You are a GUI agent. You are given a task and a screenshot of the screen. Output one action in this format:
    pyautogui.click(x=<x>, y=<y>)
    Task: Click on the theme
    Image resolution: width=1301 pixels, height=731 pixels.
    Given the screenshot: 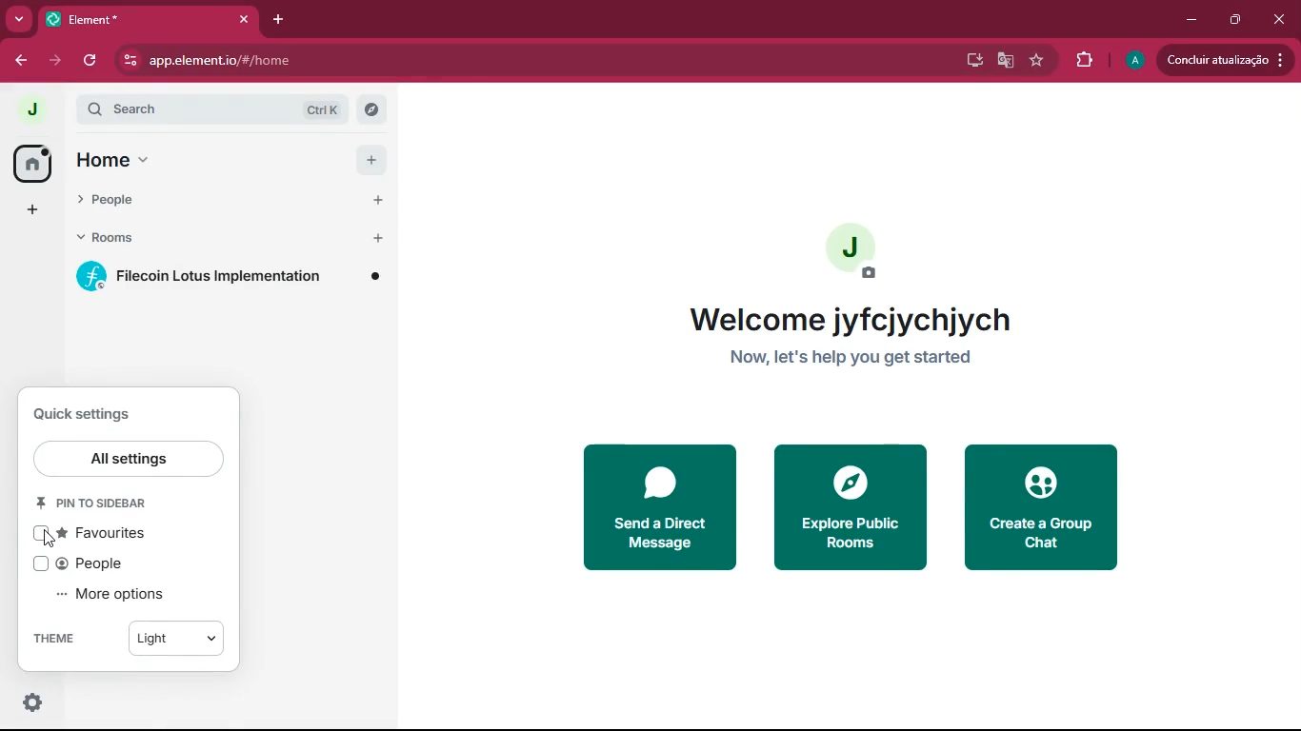 What is the action you would take?
    pyautogui.click(x=68, y=638)
    